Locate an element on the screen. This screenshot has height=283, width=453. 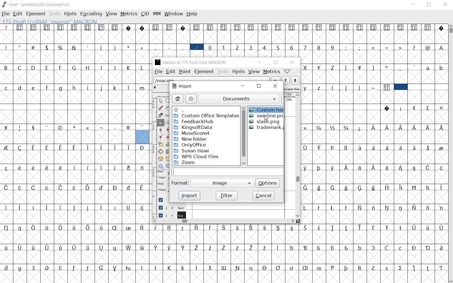
Symbol is located at coordinates (333, 247).